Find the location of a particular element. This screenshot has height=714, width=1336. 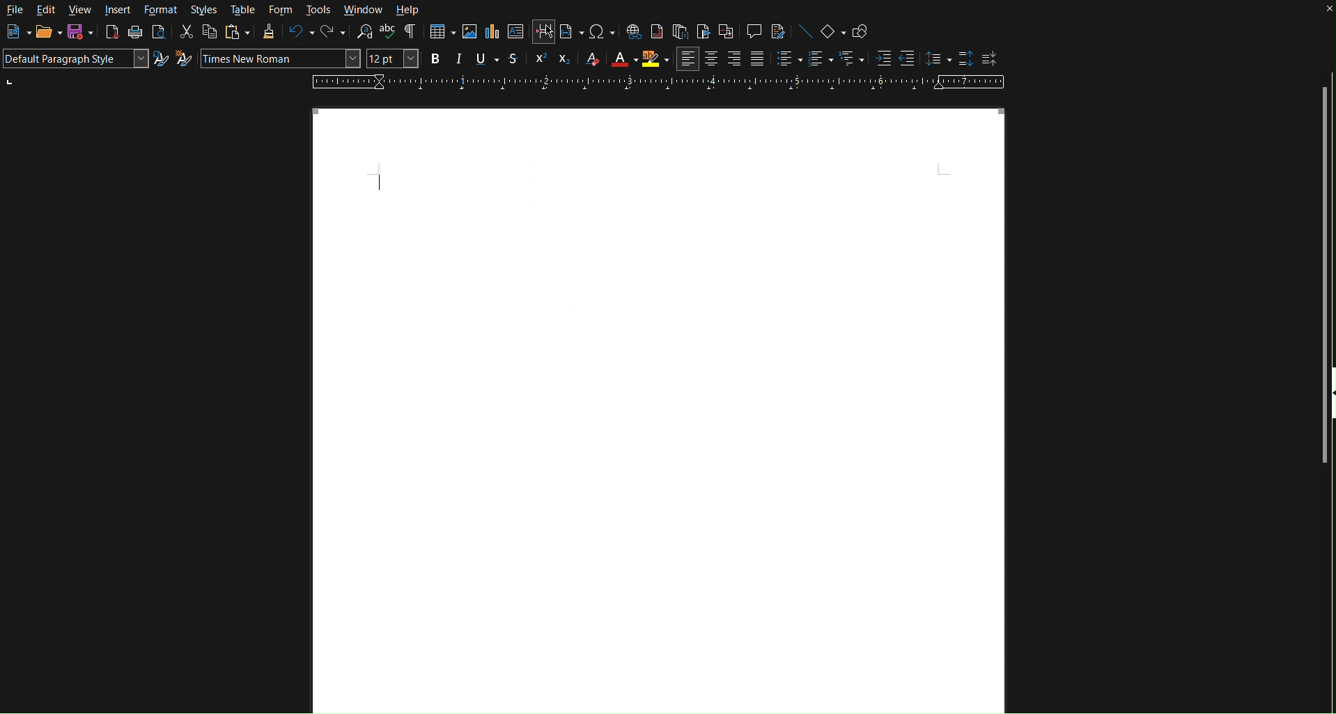

Highlight Color is located at coordinates (655, 59).